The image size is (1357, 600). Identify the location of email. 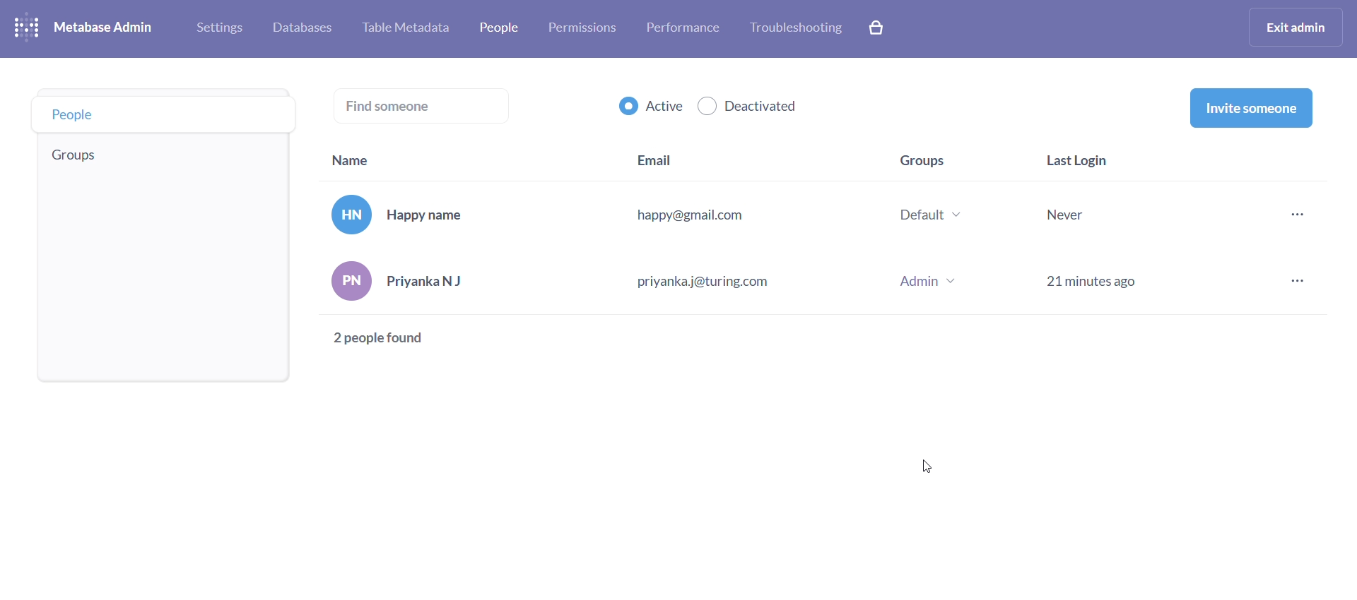
(657, 157).